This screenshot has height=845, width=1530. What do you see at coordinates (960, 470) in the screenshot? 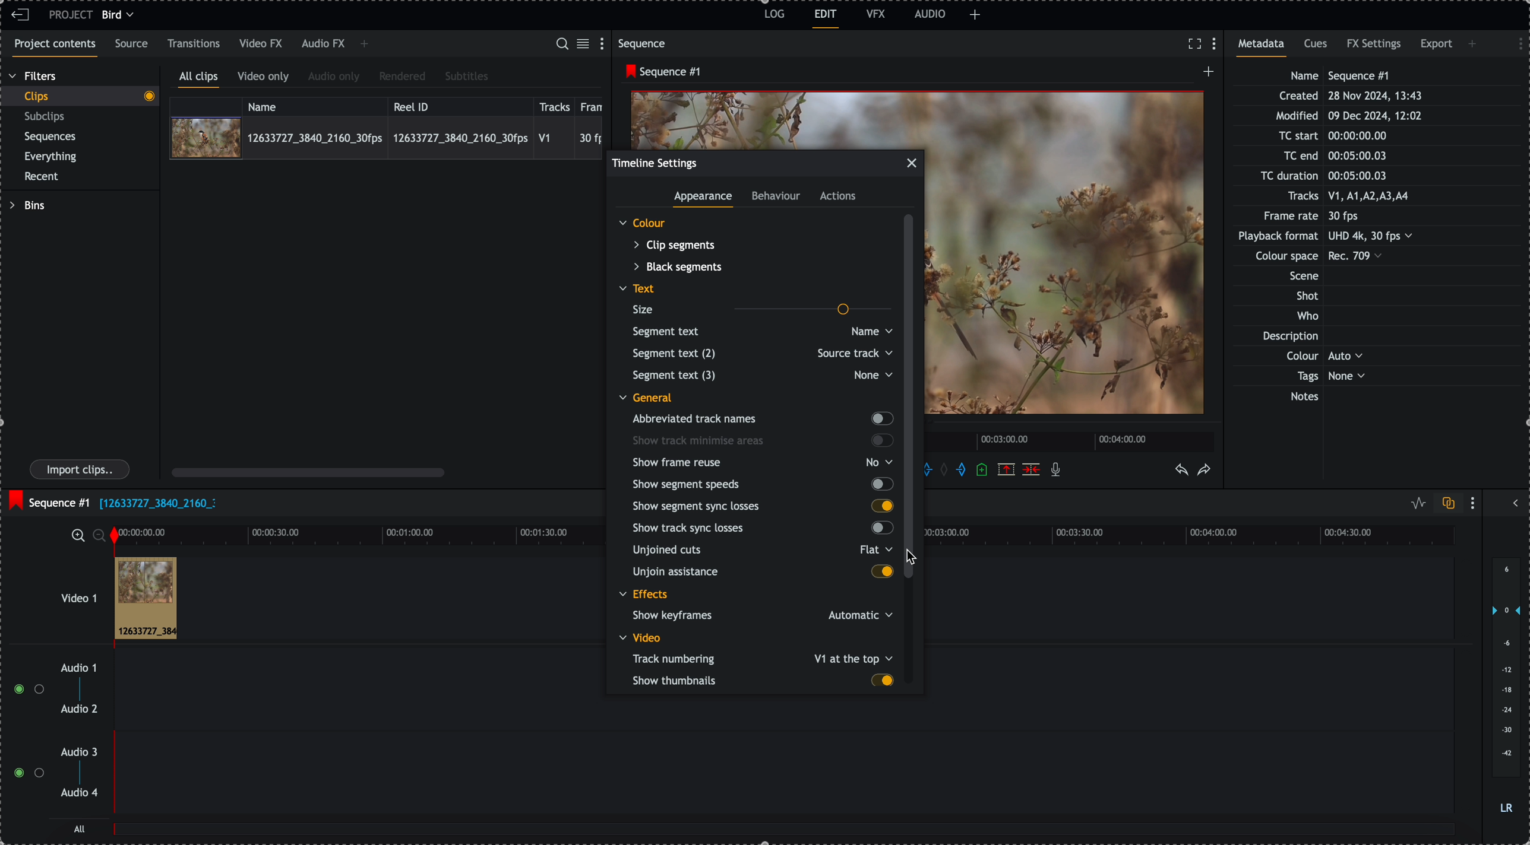
I see `add 'out' mark` at bounding box center [960, 470].